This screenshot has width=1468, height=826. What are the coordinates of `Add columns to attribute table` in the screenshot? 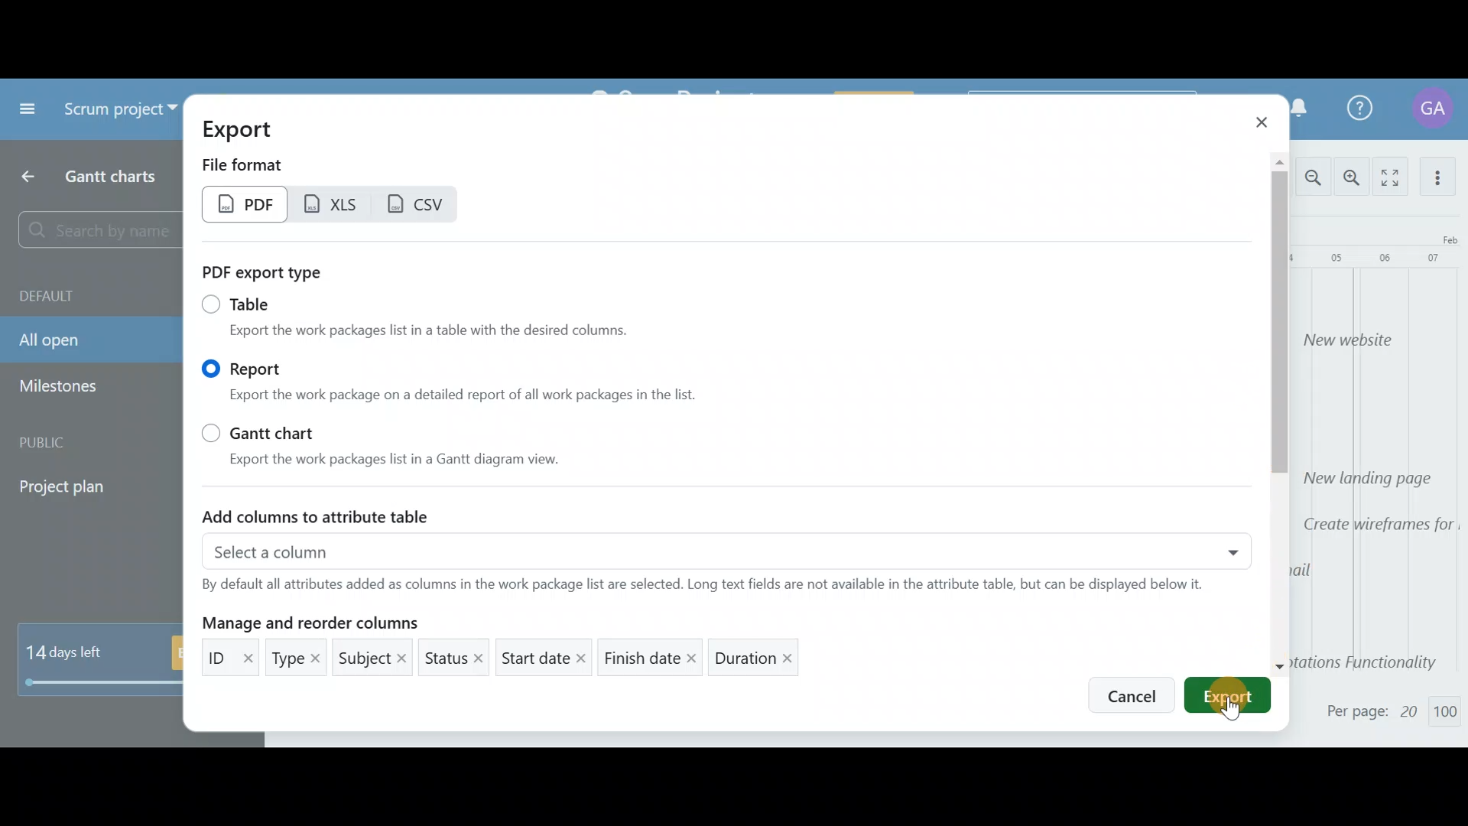 It's located at (373, 513).